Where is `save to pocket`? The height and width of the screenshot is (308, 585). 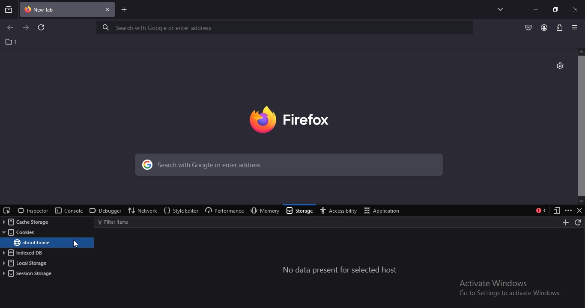
save to pocket is located at coordinates (529, 27).